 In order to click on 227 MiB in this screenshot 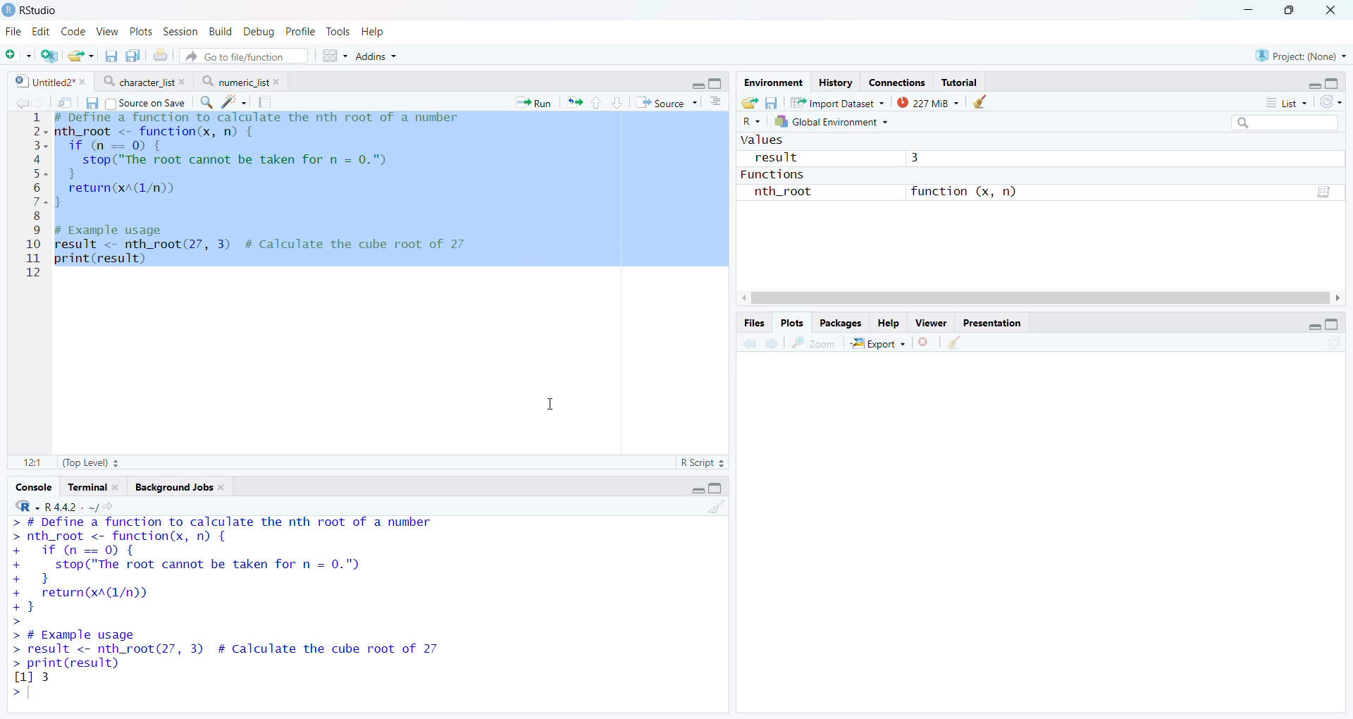, I will do `click(925, 102)`.